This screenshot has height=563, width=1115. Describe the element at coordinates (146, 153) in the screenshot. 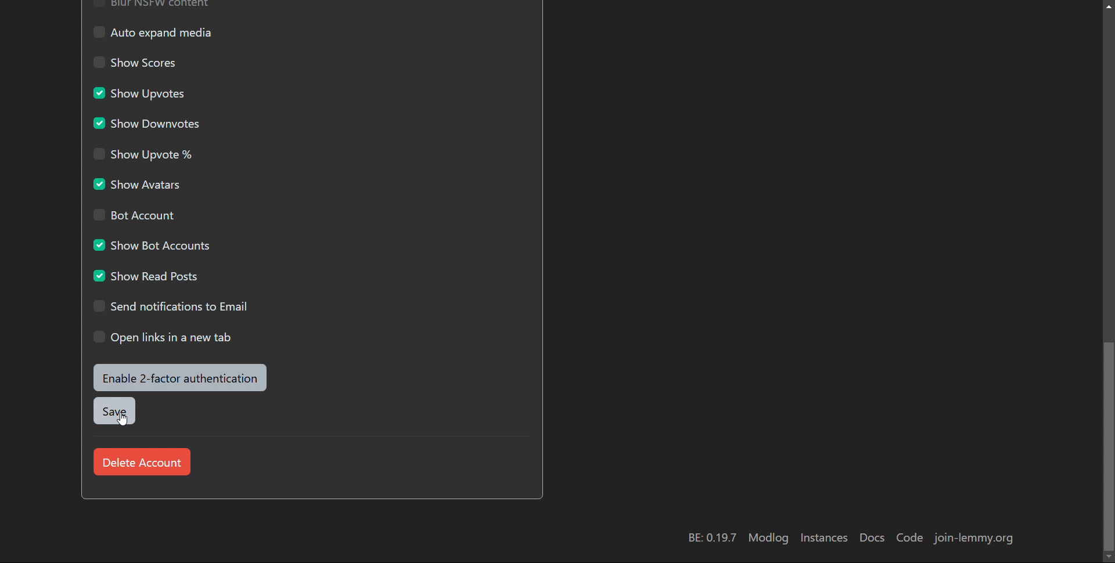

I see `show upvote %` at that location.